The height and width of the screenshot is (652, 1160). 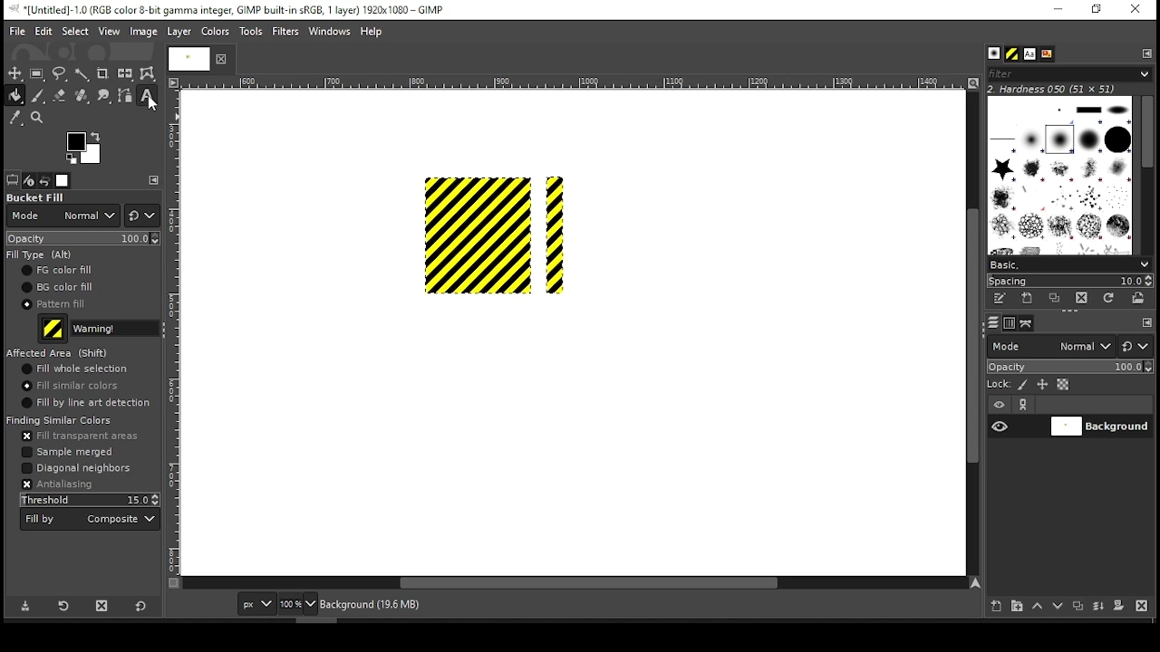 I want to click on move layer one step down, so click(x=1058, y=608).